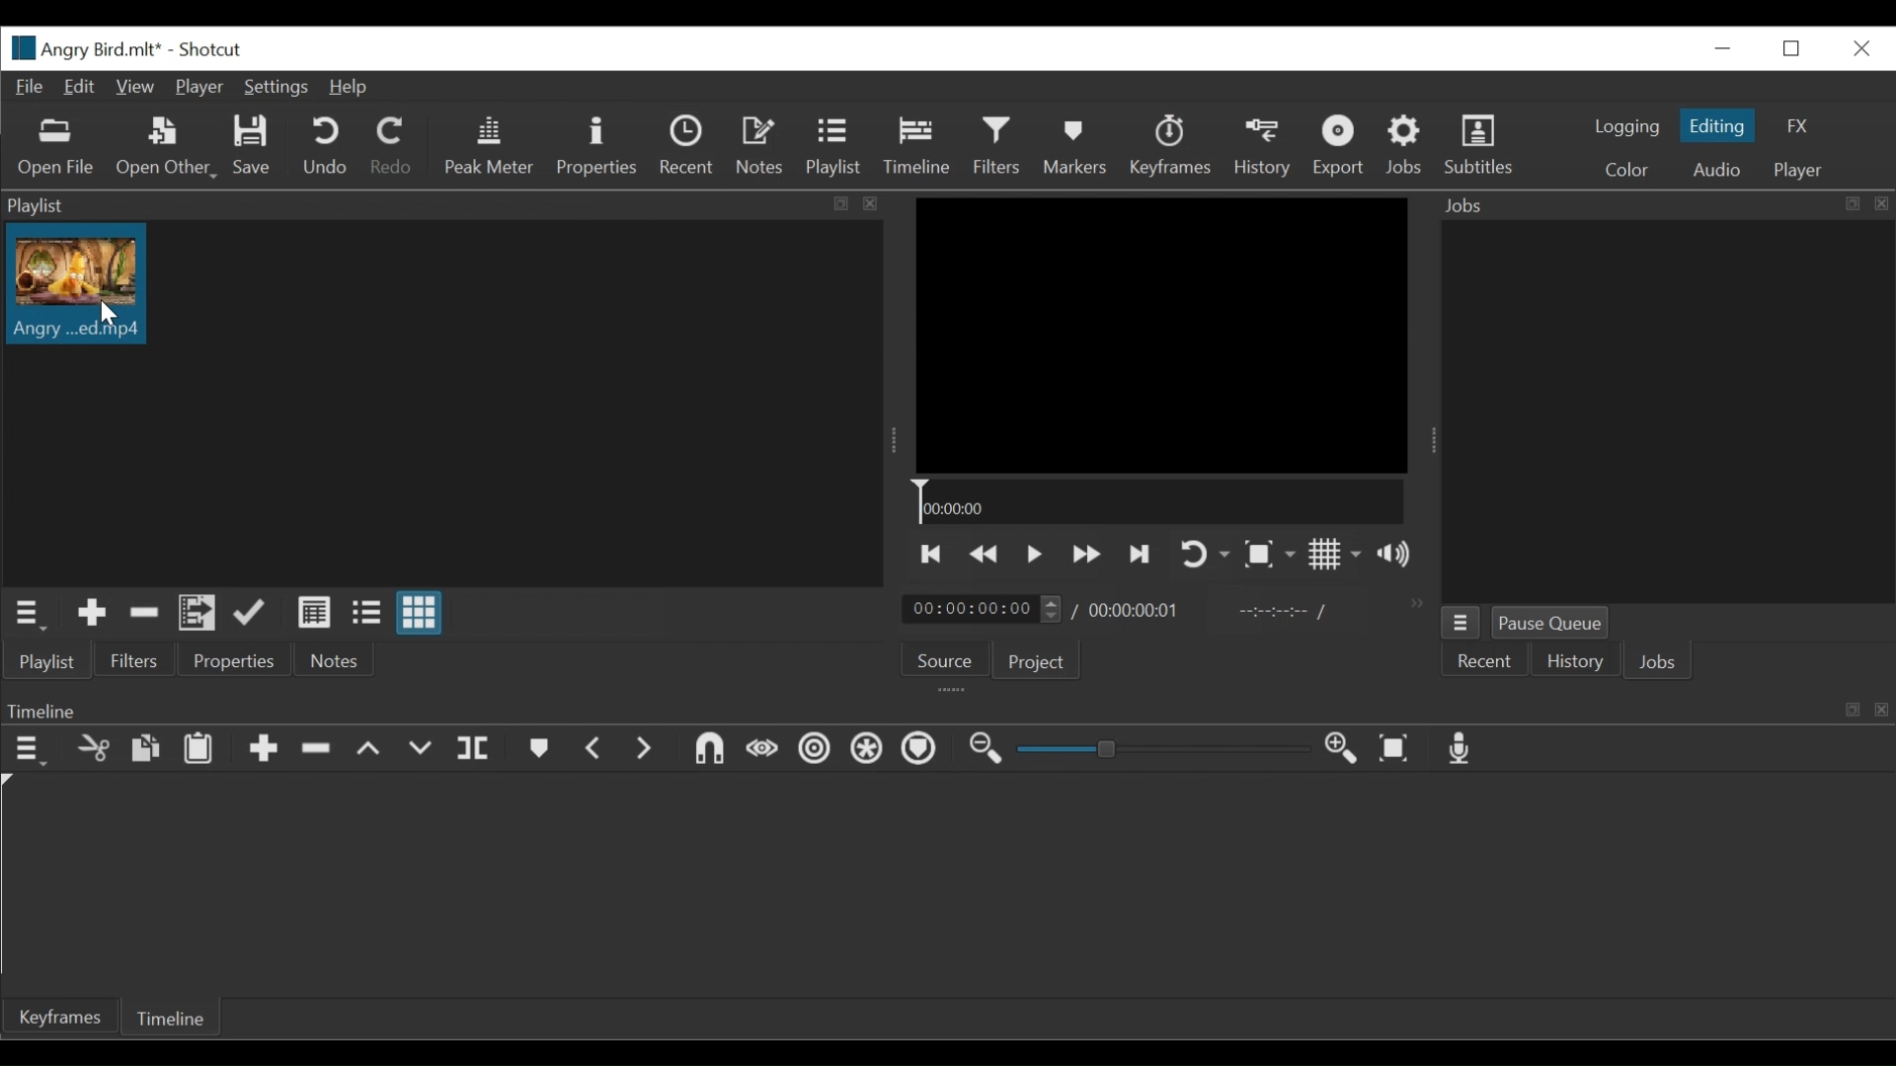 Image resolution: width=1896 pixels, height=1066 pixels. I want to click on Project, so click(1035, 661).